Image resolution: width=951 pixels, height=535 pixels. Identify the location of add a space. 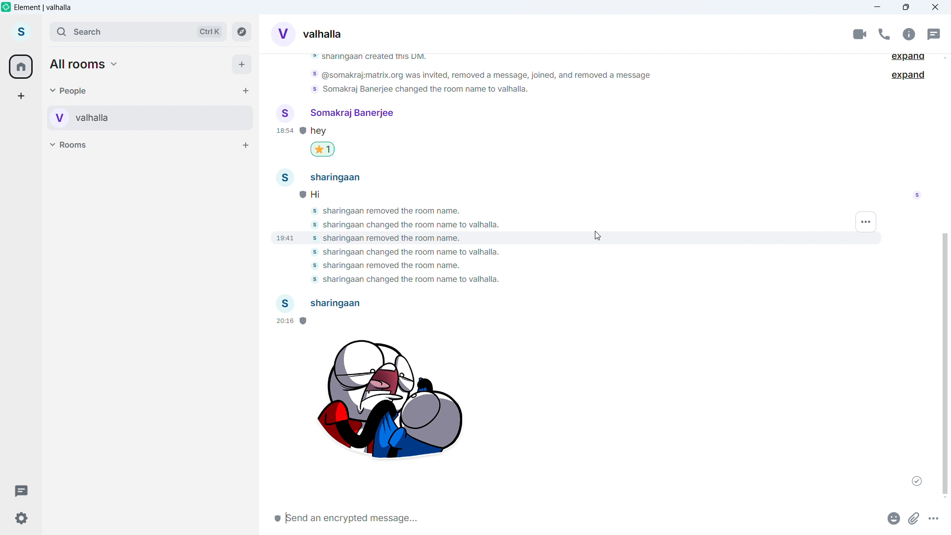
(21, 96).